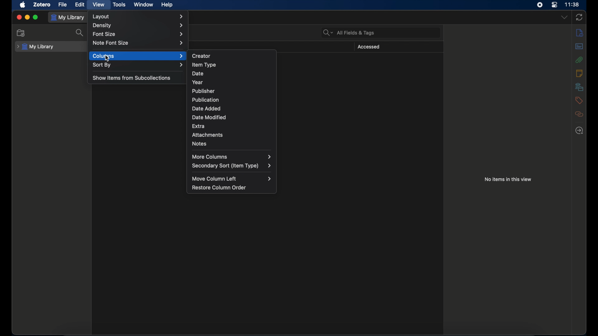  Describe the element at coordinates (204, 65) in the screenshot. I see `item type` at that location.